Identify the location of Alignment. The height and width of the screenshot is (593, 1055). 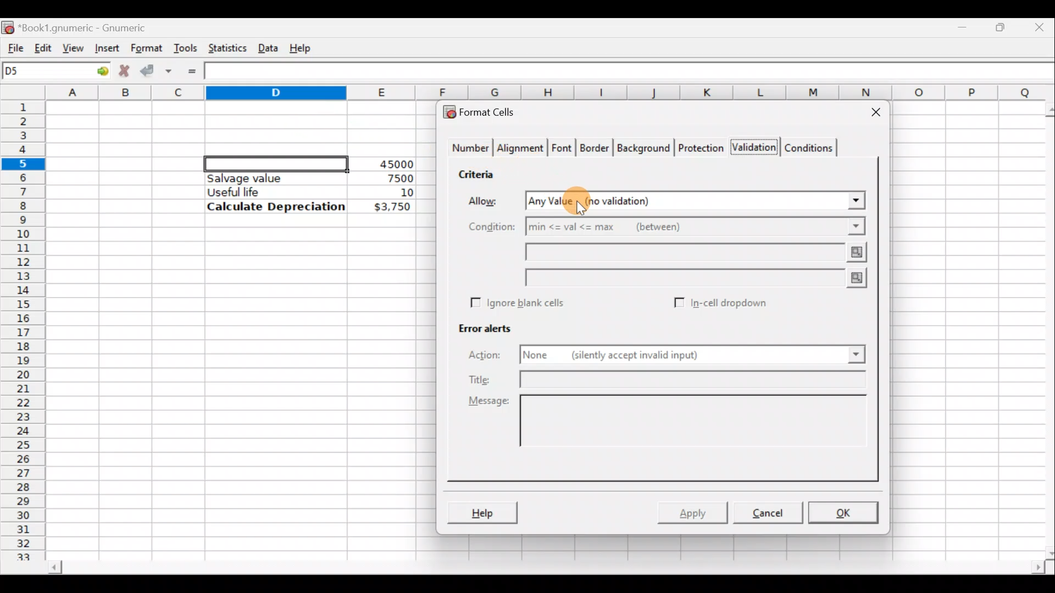
(521, 149).